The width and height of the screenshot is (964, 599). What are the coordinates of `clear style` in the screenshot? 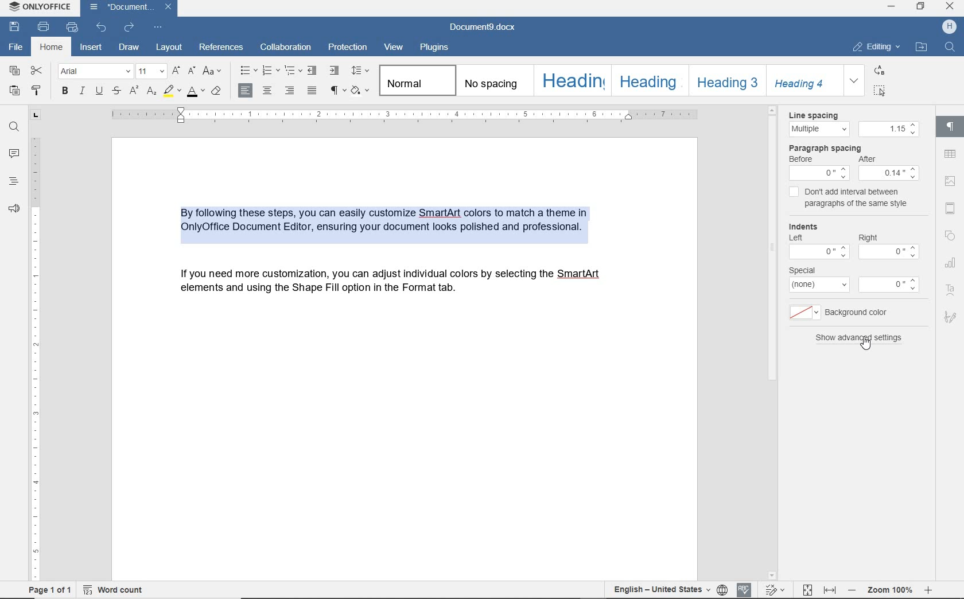 It's located at (216, 92).